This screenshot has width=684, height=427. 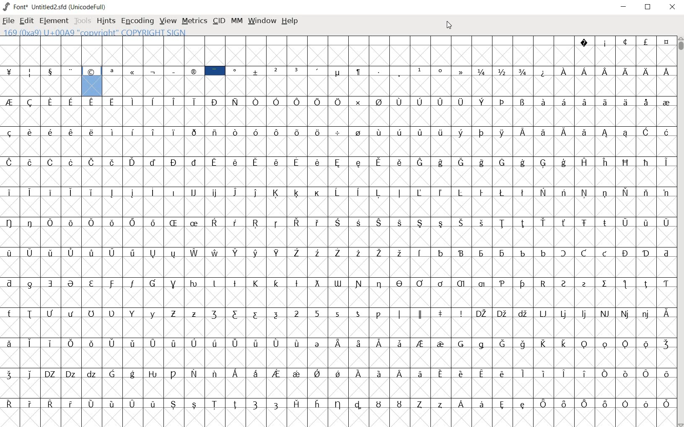 I want to click on help, so click(x=290, y=21).